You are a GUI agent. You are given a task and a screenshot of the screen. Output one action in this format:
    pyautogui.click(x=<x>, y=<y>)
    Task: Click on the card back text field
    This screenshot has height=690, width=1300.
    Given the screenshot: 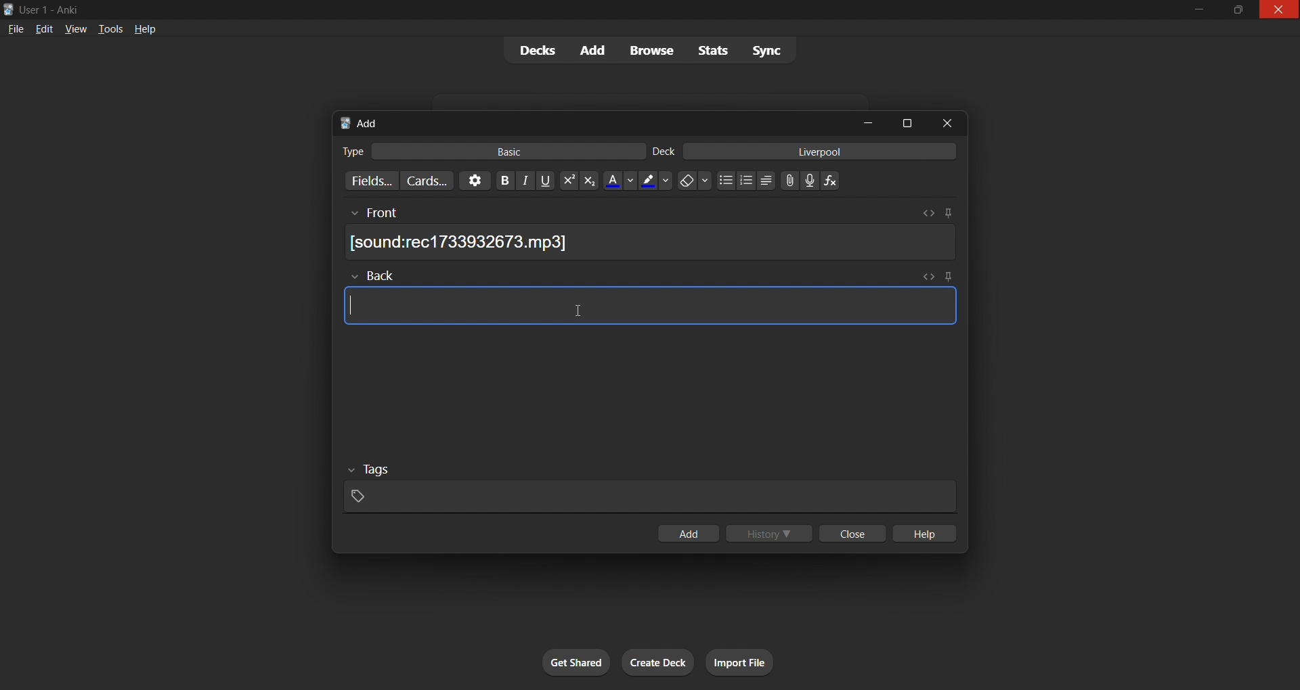 What is the action you would take?
    pyautogui.click(x=650, y=308)
    